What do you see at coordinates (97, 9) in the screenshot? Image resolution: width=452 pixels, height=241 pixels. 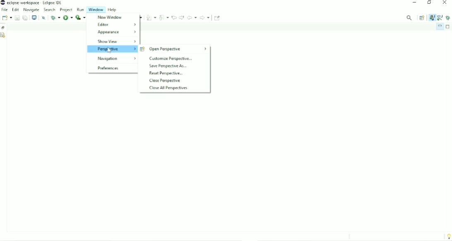 I see `Window` at bounding box center [97, 9].